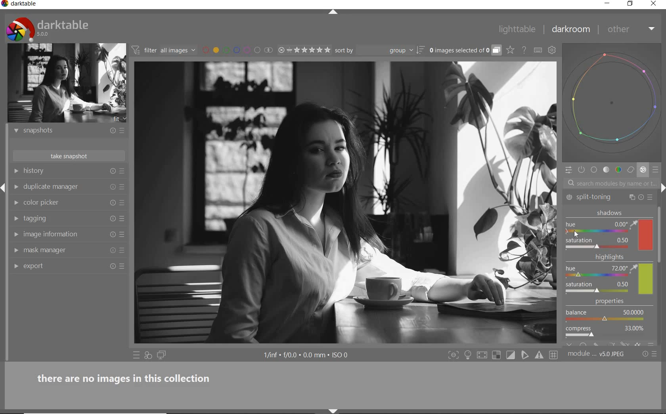 The width and height of the screenshot is (666, 414). Describe the element at coordinates (17, 203) in the screenshot. I see `show module` at that location.